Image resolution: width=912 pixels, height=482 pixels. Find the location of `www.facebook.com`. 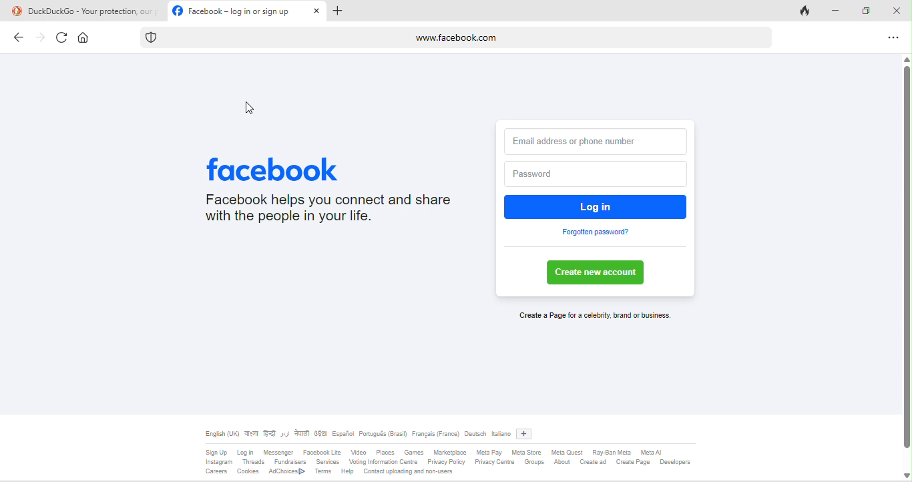

www.facebook.com is located at coordinates (472, 37).